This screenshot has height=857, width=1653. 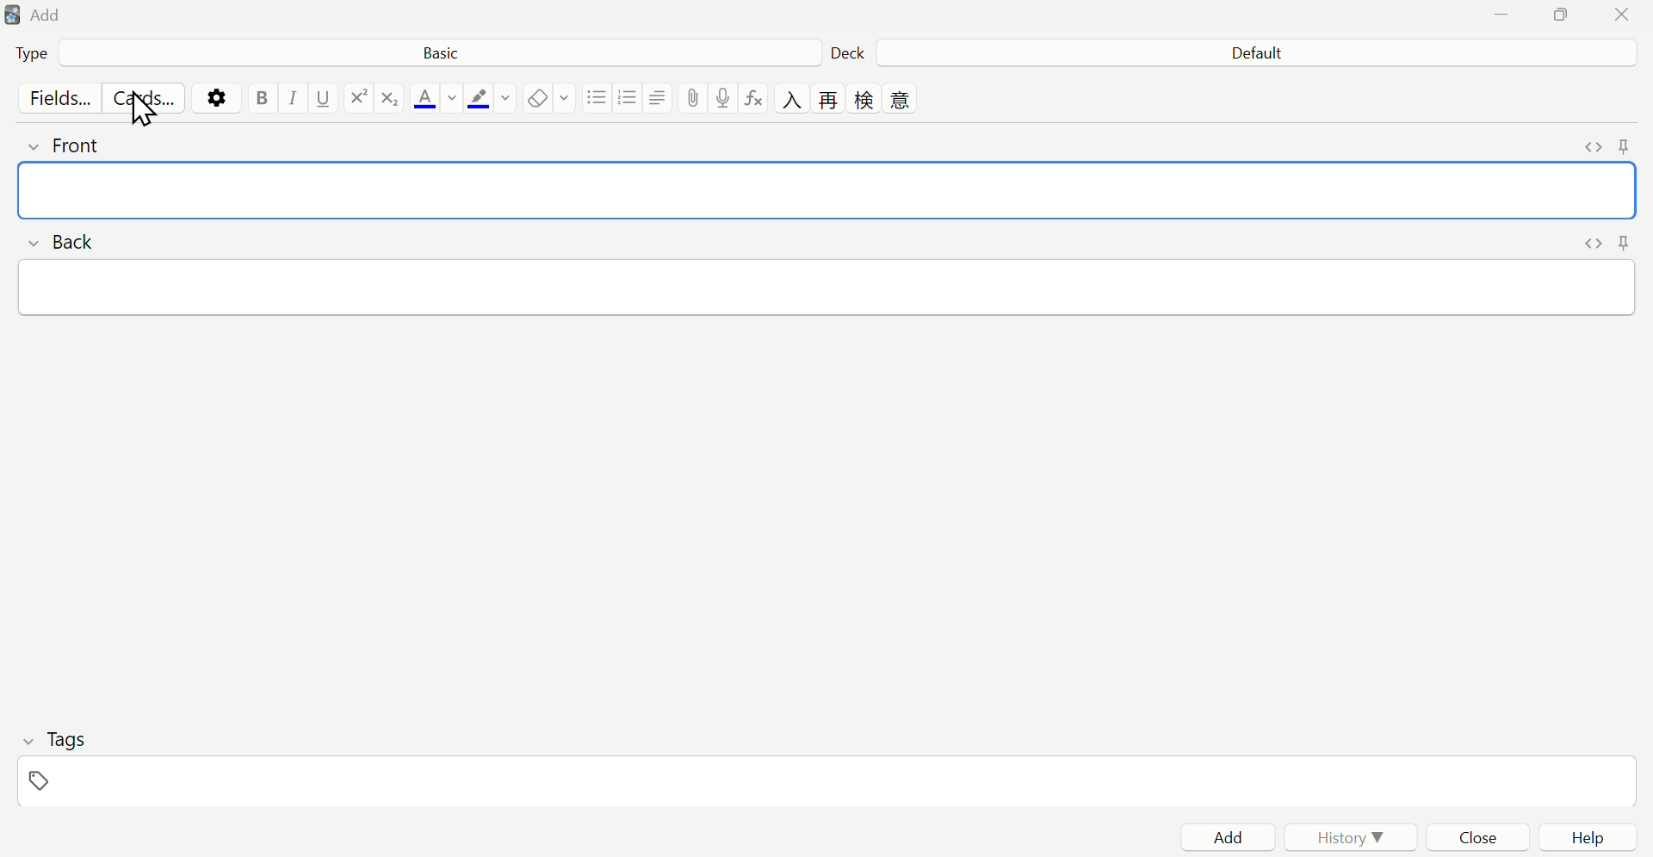 I want to click on Type, so click(x=57, y=54).